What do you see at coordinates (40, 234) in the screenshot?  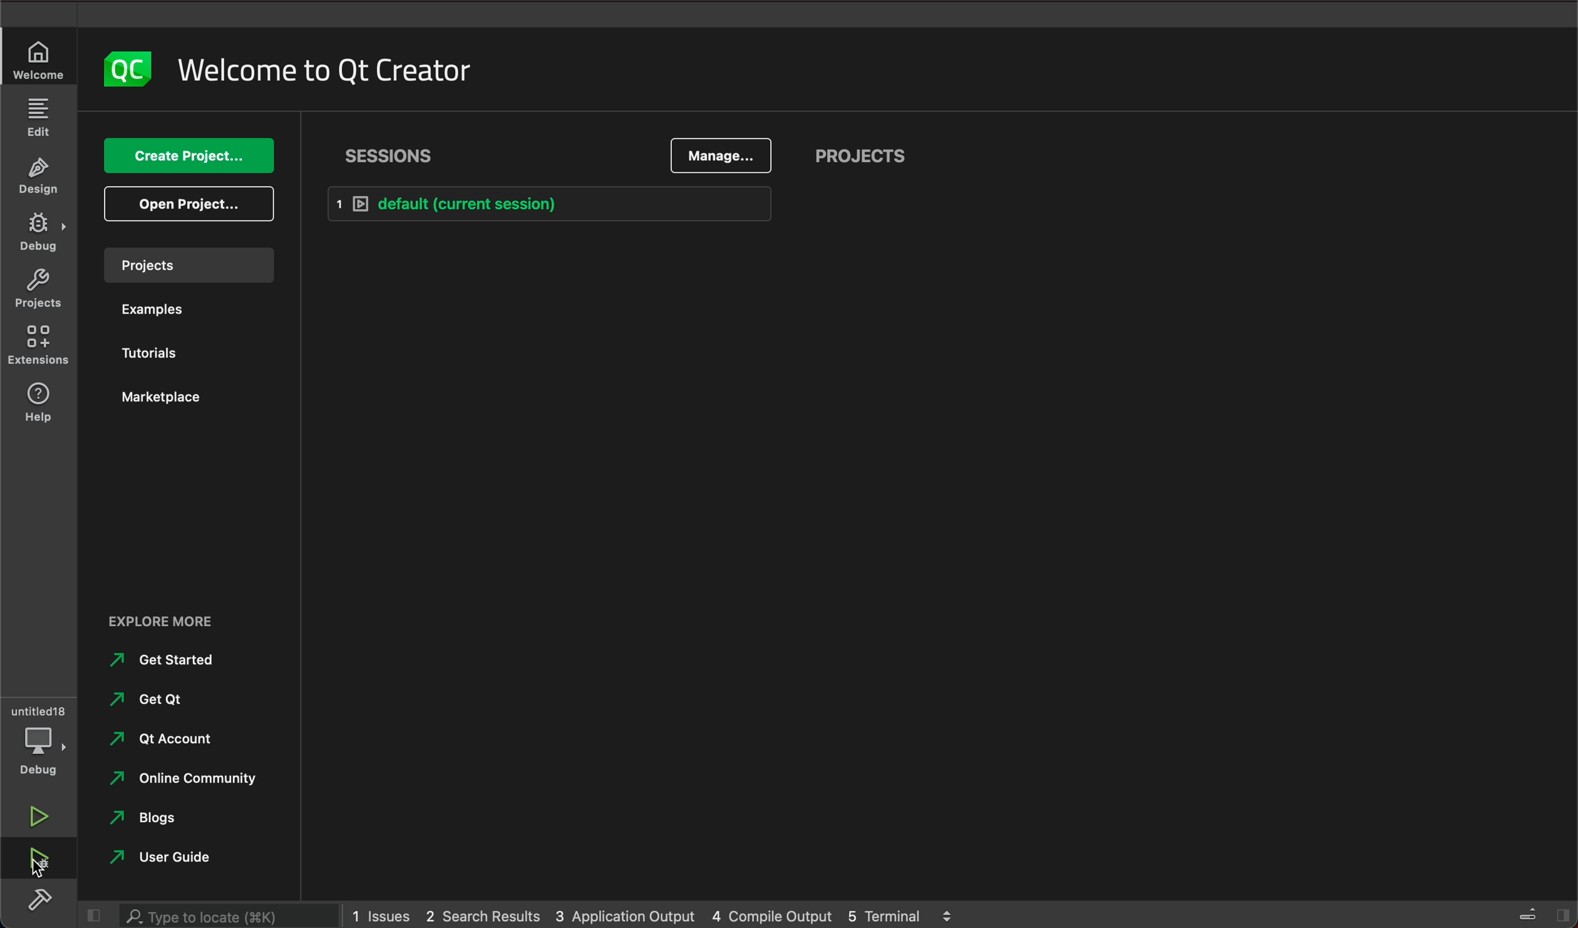 I see `debug` at bounding box center [40, 234].